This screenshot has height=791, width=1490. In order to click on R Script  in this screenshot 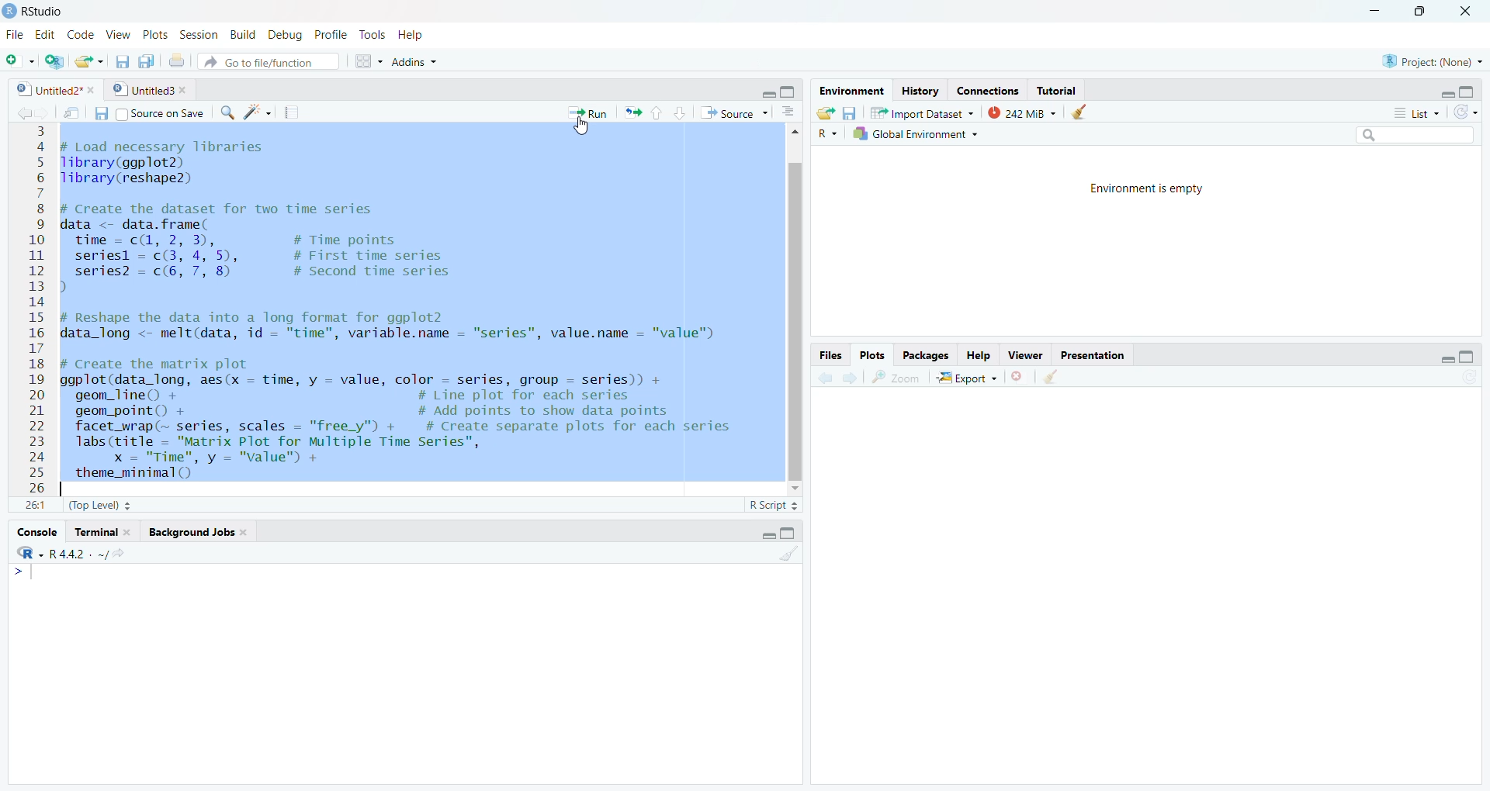, I will do `click(773, 506)`.